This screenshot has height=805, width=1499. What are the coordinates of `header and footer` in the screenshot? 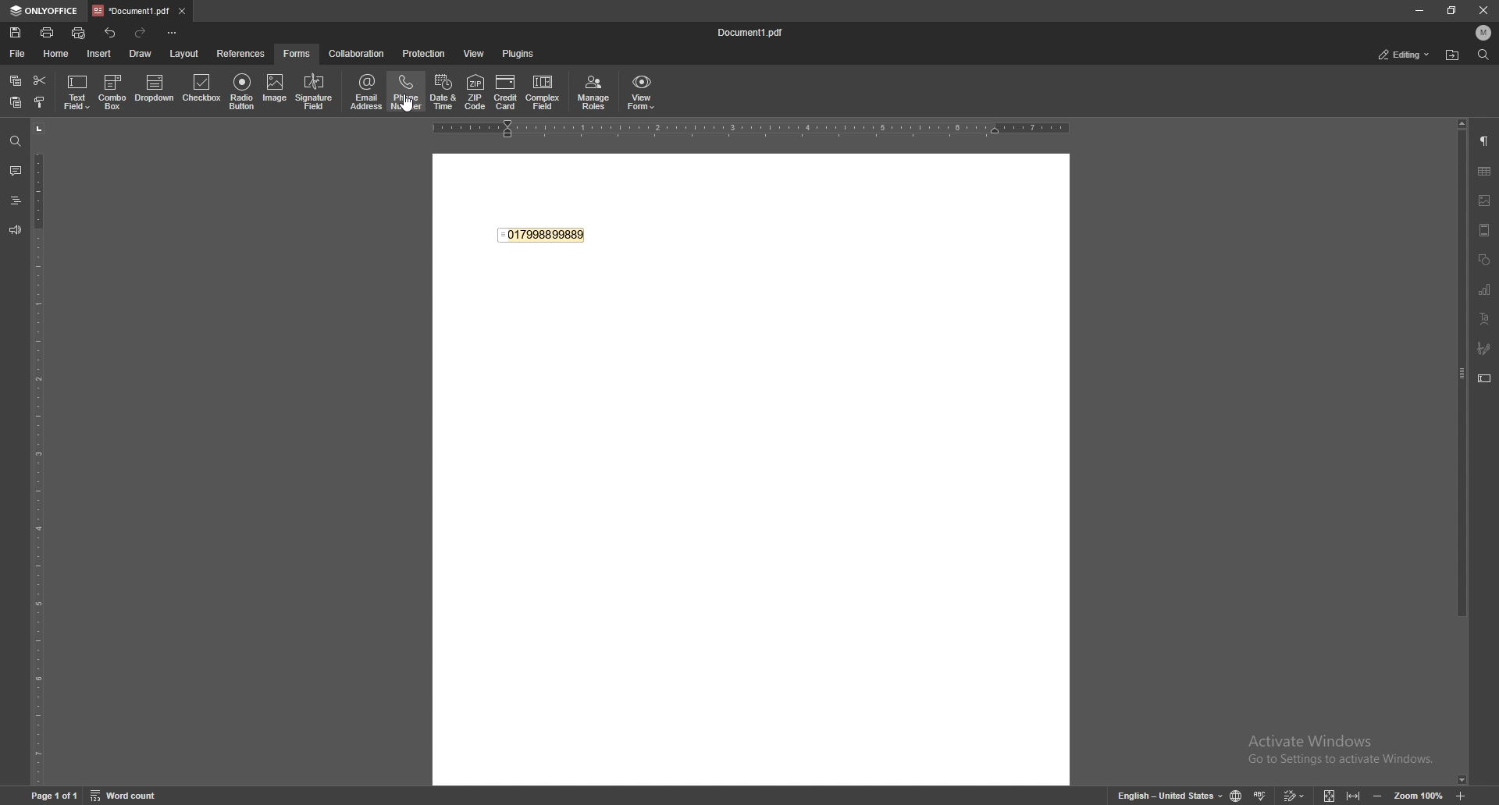 It's located at (1485, 230).